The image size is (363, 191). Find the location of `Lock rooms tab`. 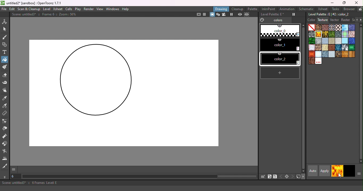

Lock rooms tab is located at coordinates (360, 9).